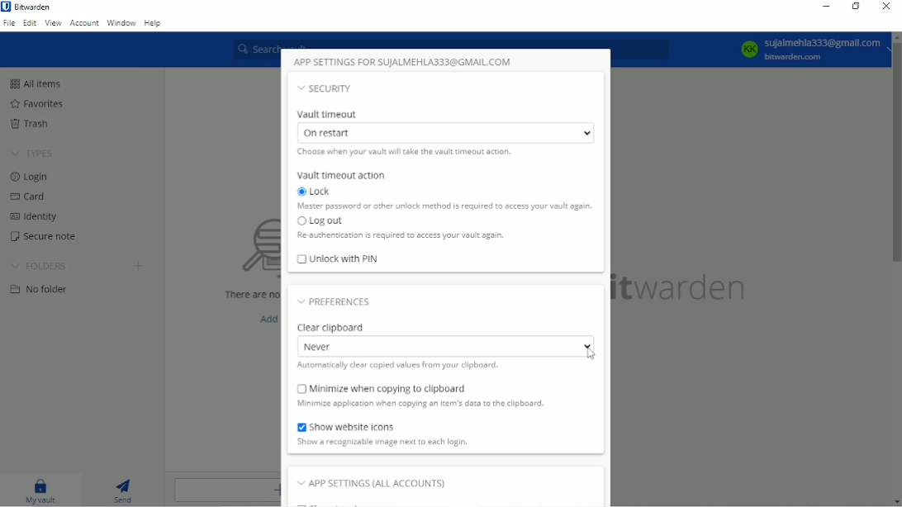  What do you see at coordinates (33, 177) in the screenshot?
I see `Login` at bounding box center [33, 177].